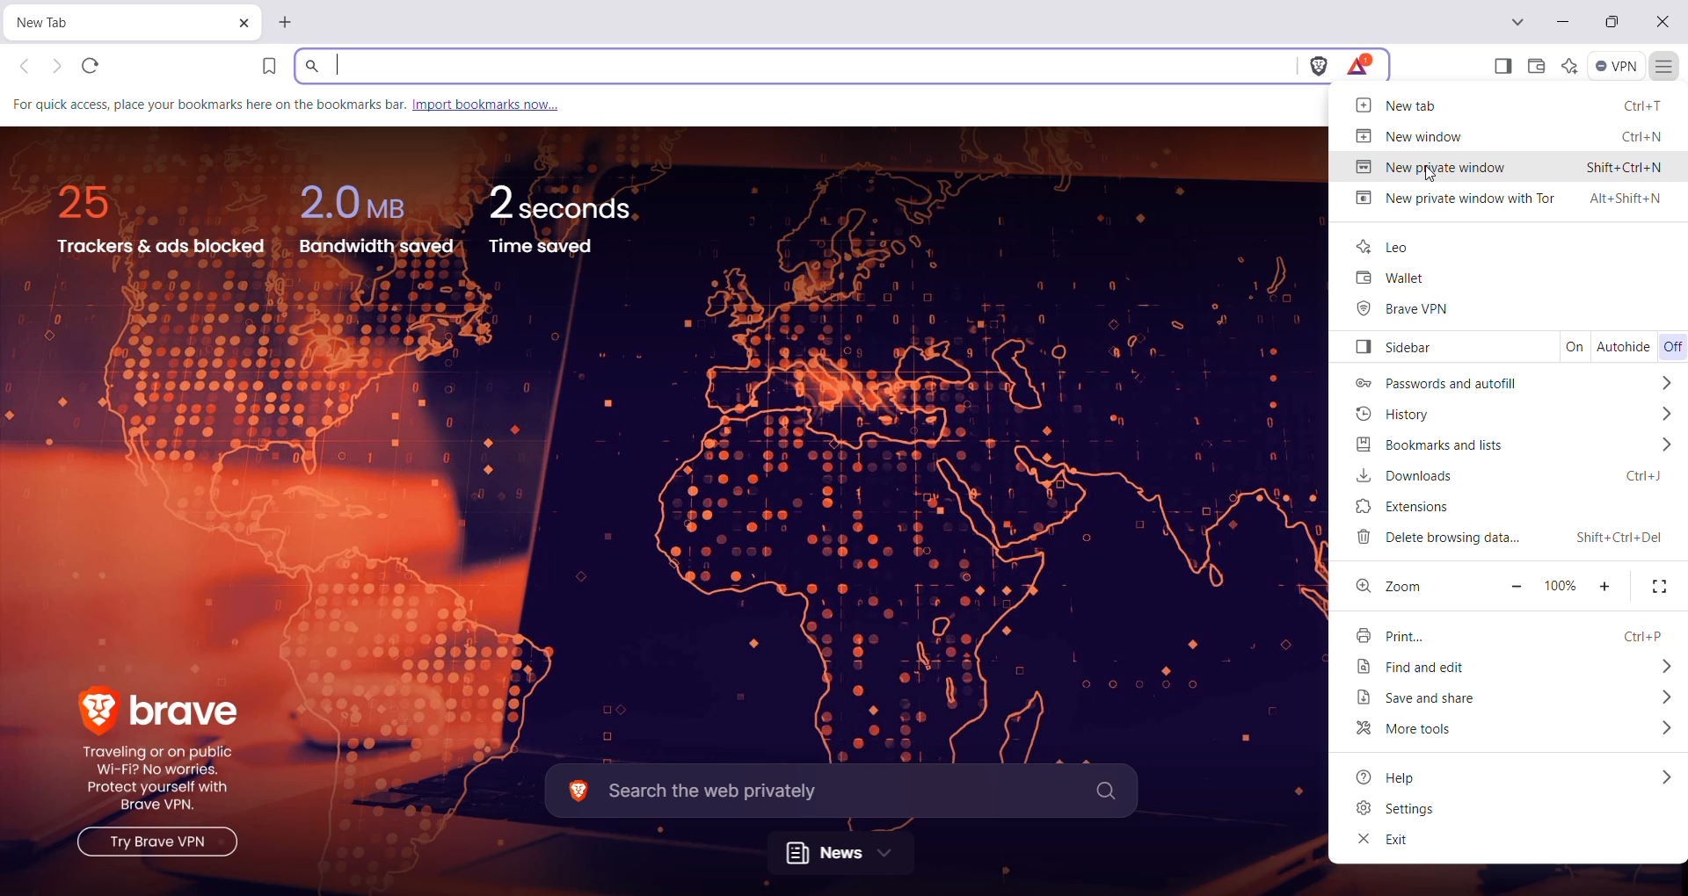  I want to click on More options, so click(1663, 730).